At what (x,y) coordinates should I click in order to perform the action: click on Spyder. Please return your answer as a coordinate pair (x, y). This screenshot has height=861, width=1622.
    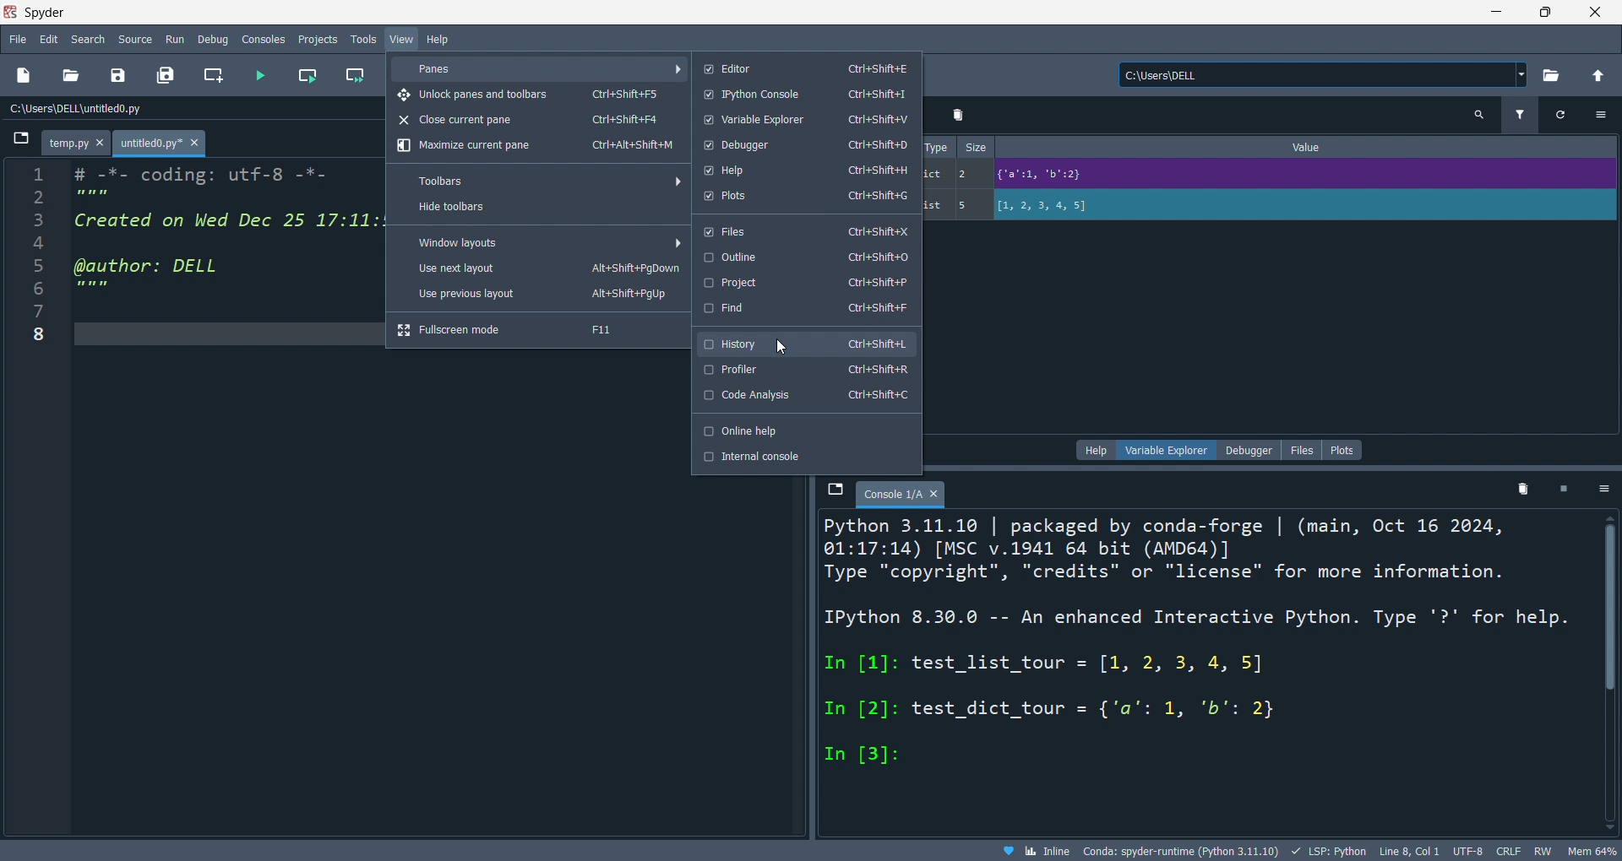
    Looking at the image, I should click on (732, 13).